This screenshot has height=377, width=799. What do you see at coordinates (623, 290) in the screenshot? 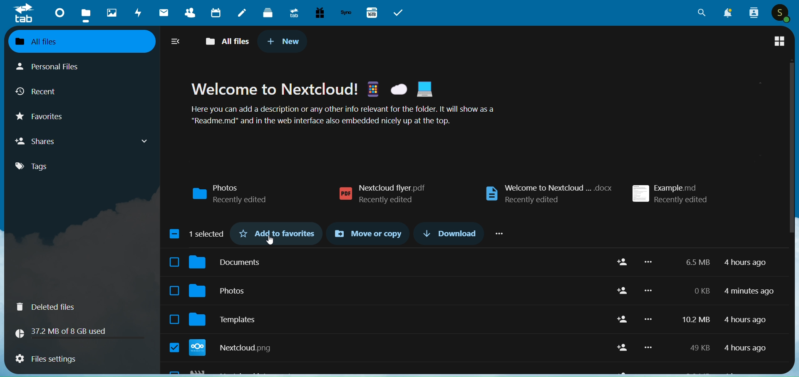
I see `Add` at bounding box center [623, 290].